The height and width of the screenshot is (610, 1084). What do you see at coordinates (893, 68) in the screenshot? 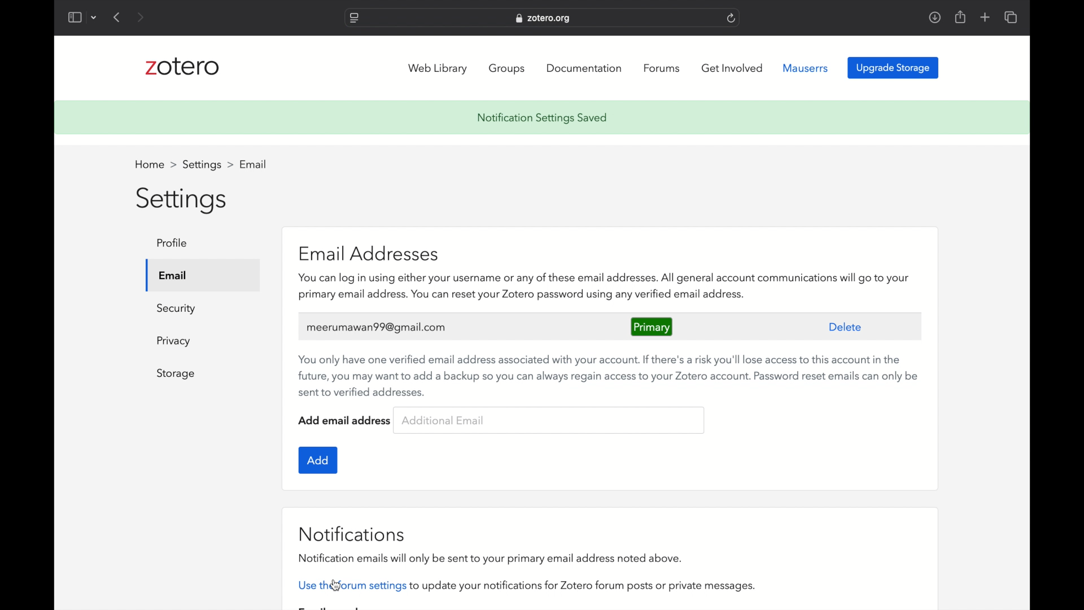
I see `upgrade storage` at bounding box center [893, 68].